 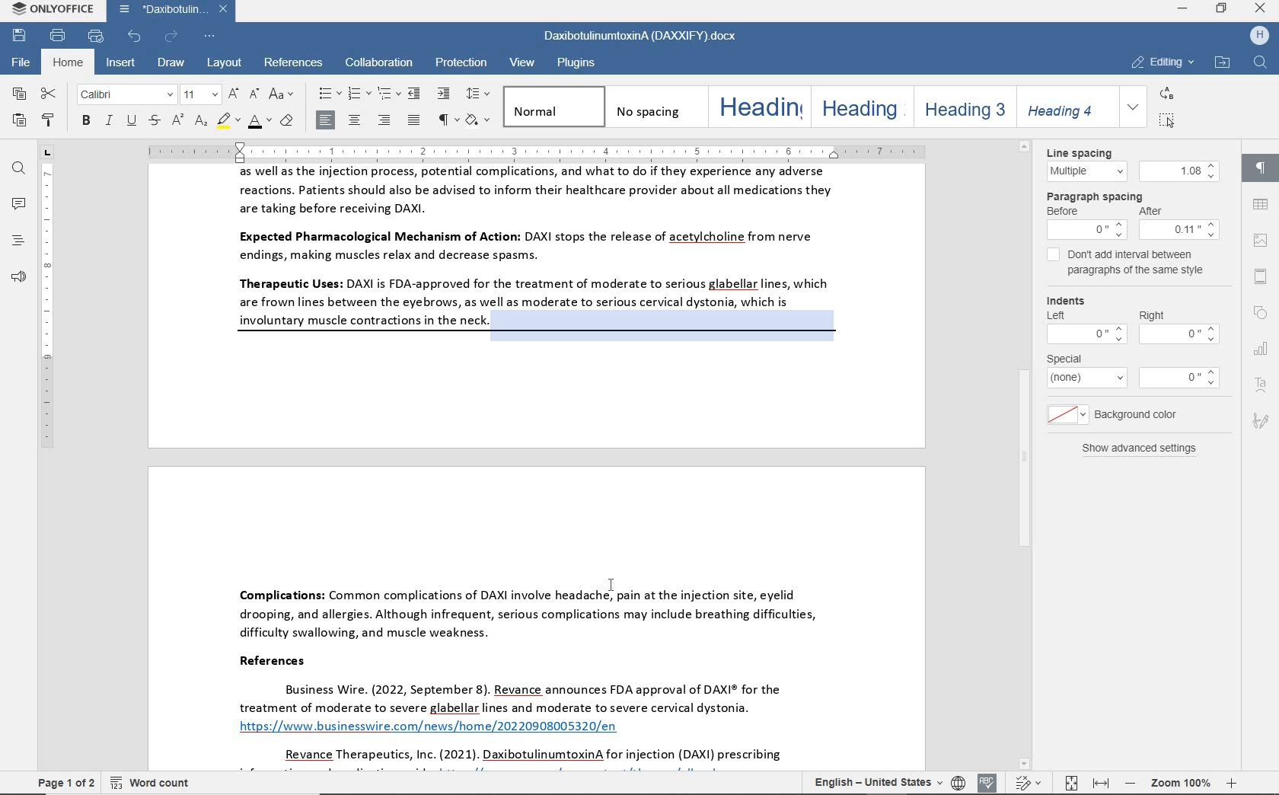 I want to click on font color, so click(x=259, y=123).